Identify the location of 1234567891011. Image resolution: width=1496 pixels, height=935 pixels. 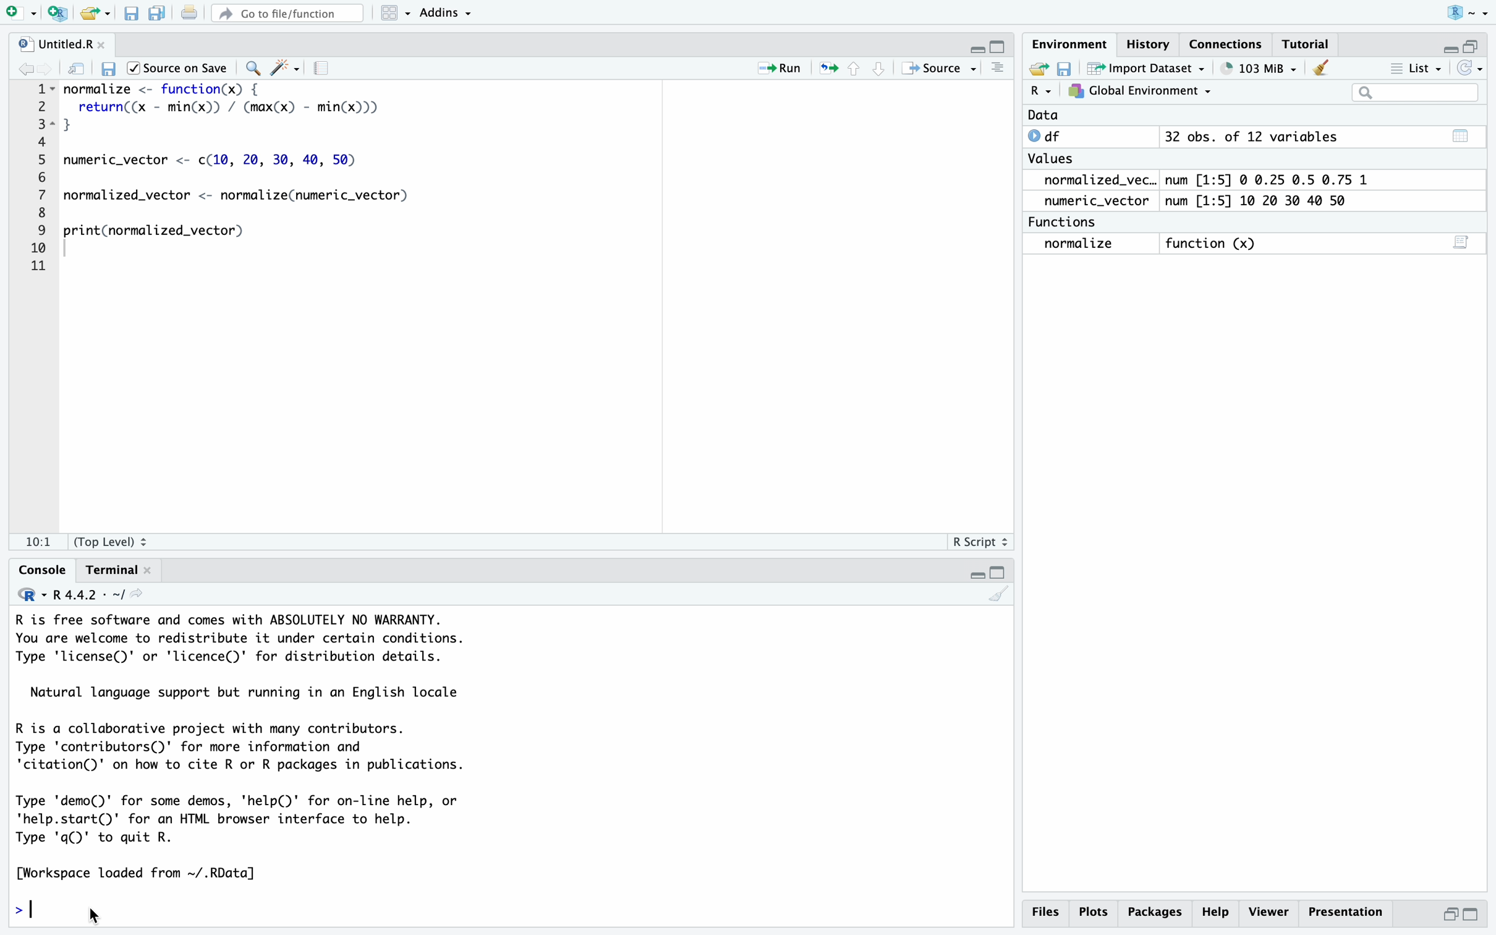
(35, 181).